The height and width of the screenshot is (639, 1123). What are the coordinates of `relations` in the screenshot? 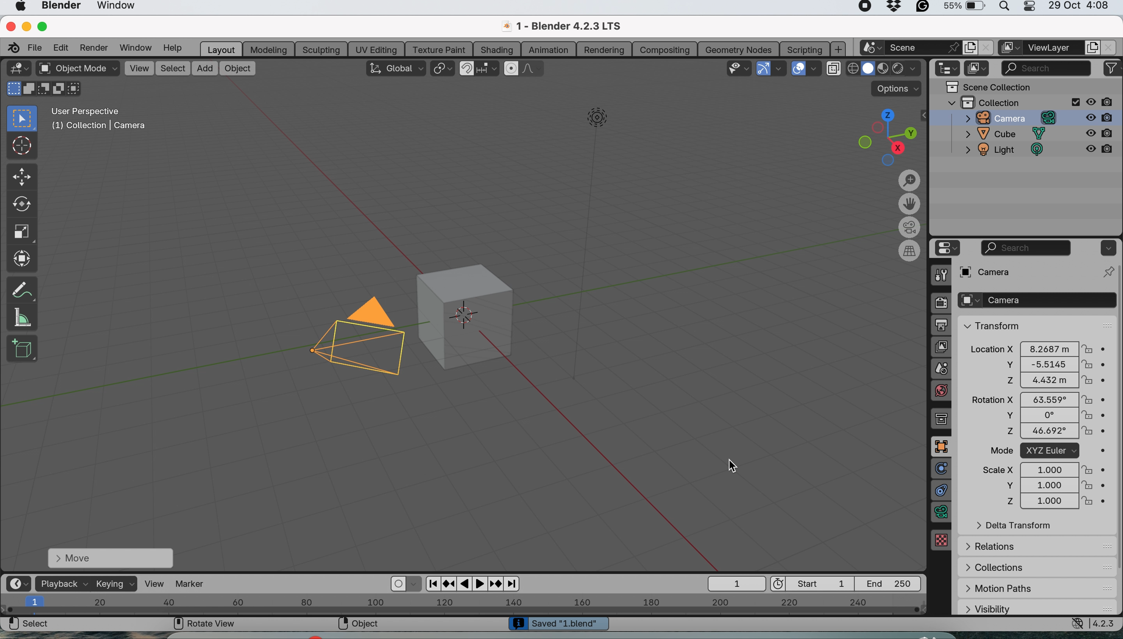 It's located at (1007, 545).